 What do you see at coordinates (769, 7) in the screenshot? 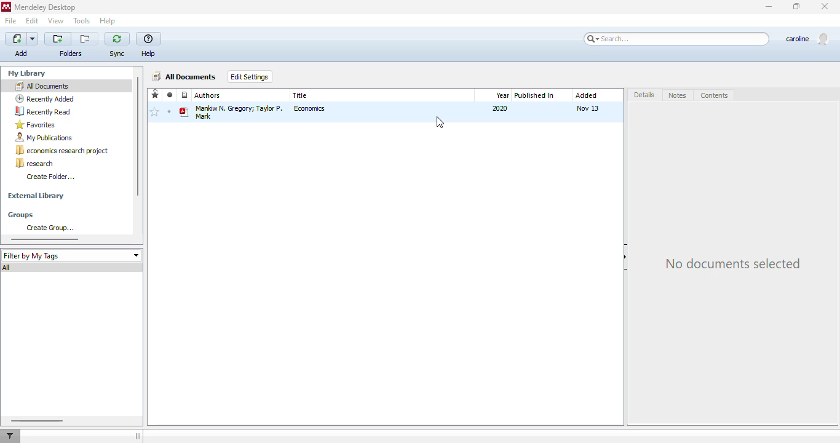
I see `minimize` at bounding box center [769, 7].